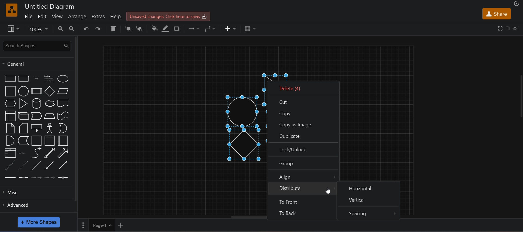 The height and width of the screenshot is (232, 523). I want to click on view, so click(58, 17).